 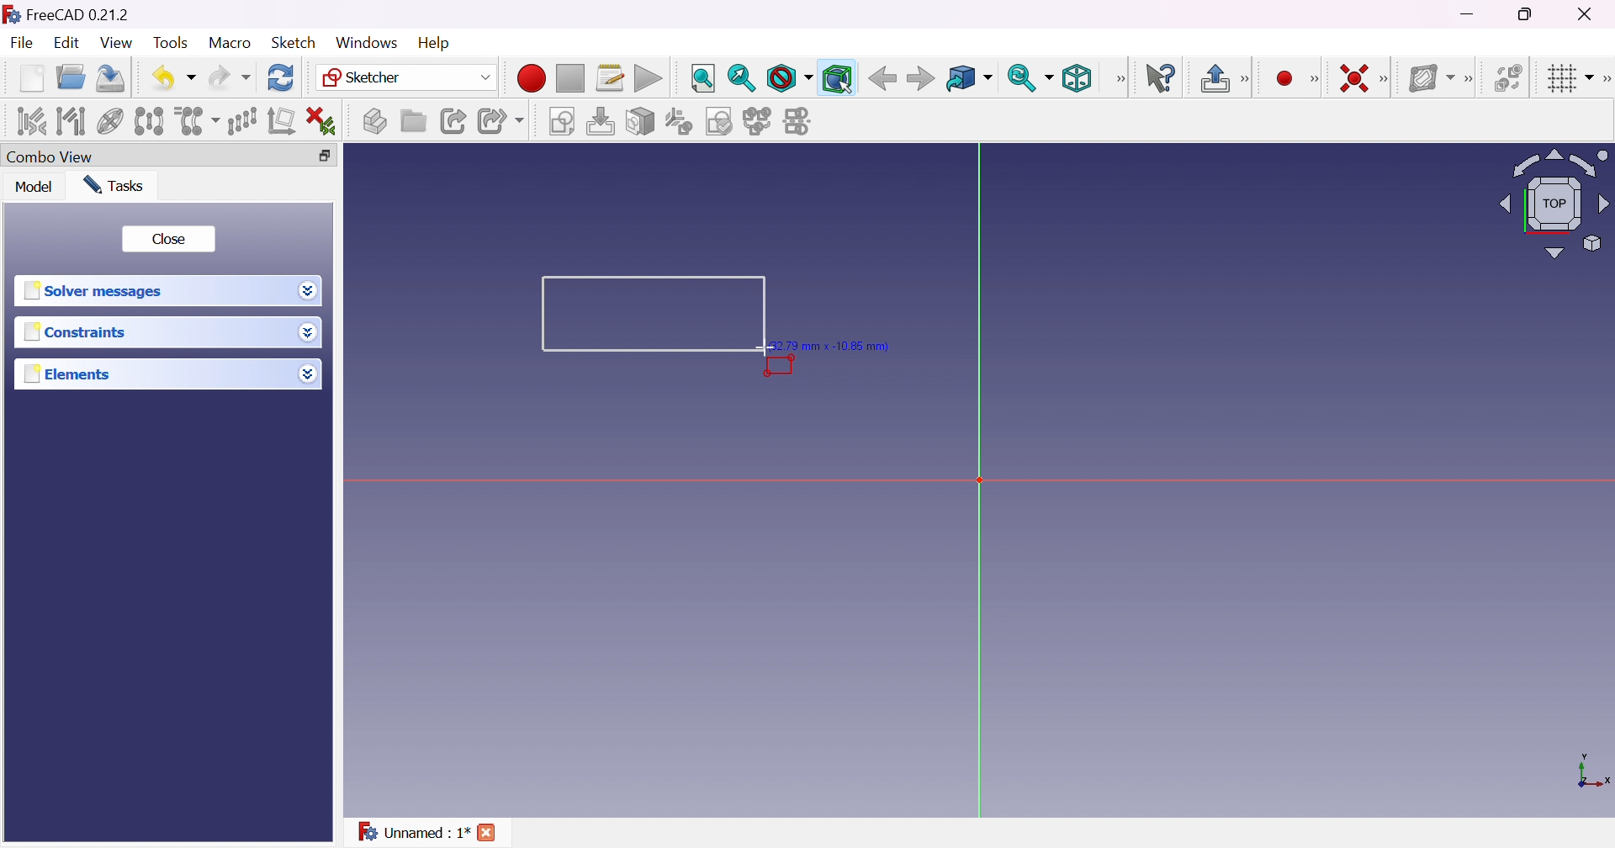 I want to click on Save, so click(x=112, y=79).